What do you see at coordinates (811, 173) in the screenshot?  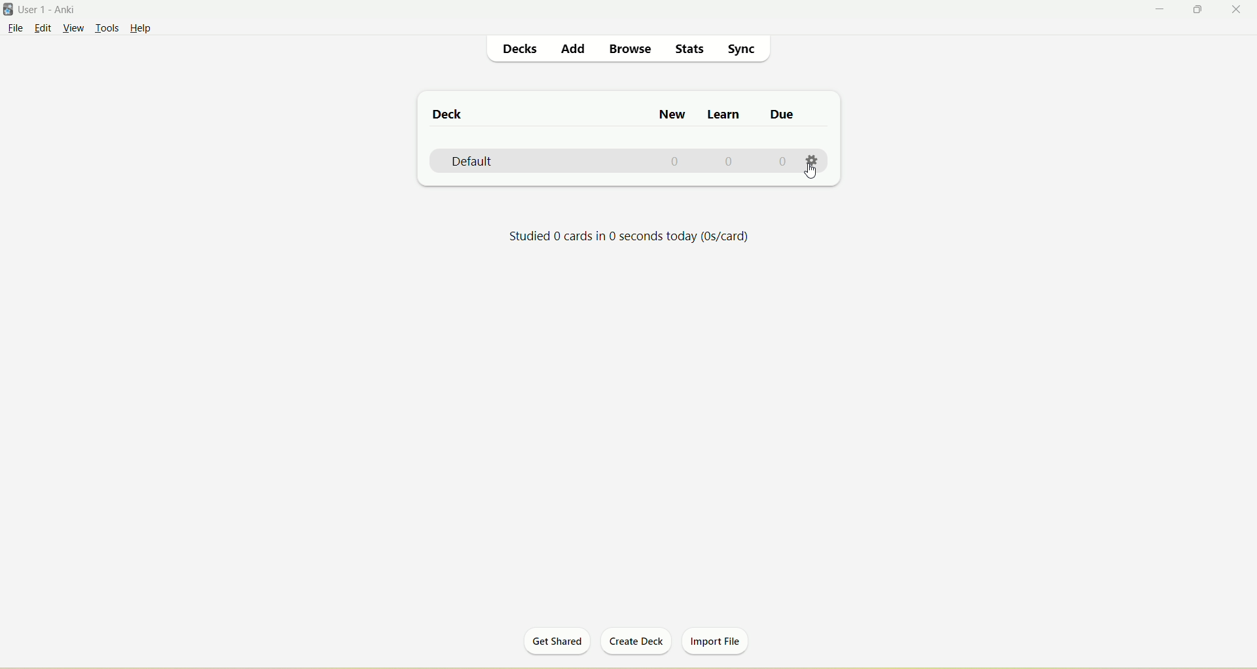 I see `cursor` at bounding box center [811, 173].